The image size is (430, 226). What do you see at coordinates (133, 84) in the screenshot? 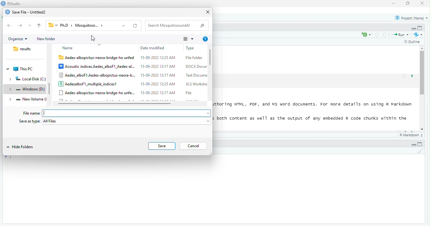
I see `AedesalboF1_multiple_indices1 15-09-2022 1225AM XLS Worksheet` at bounding box center [133, 84].